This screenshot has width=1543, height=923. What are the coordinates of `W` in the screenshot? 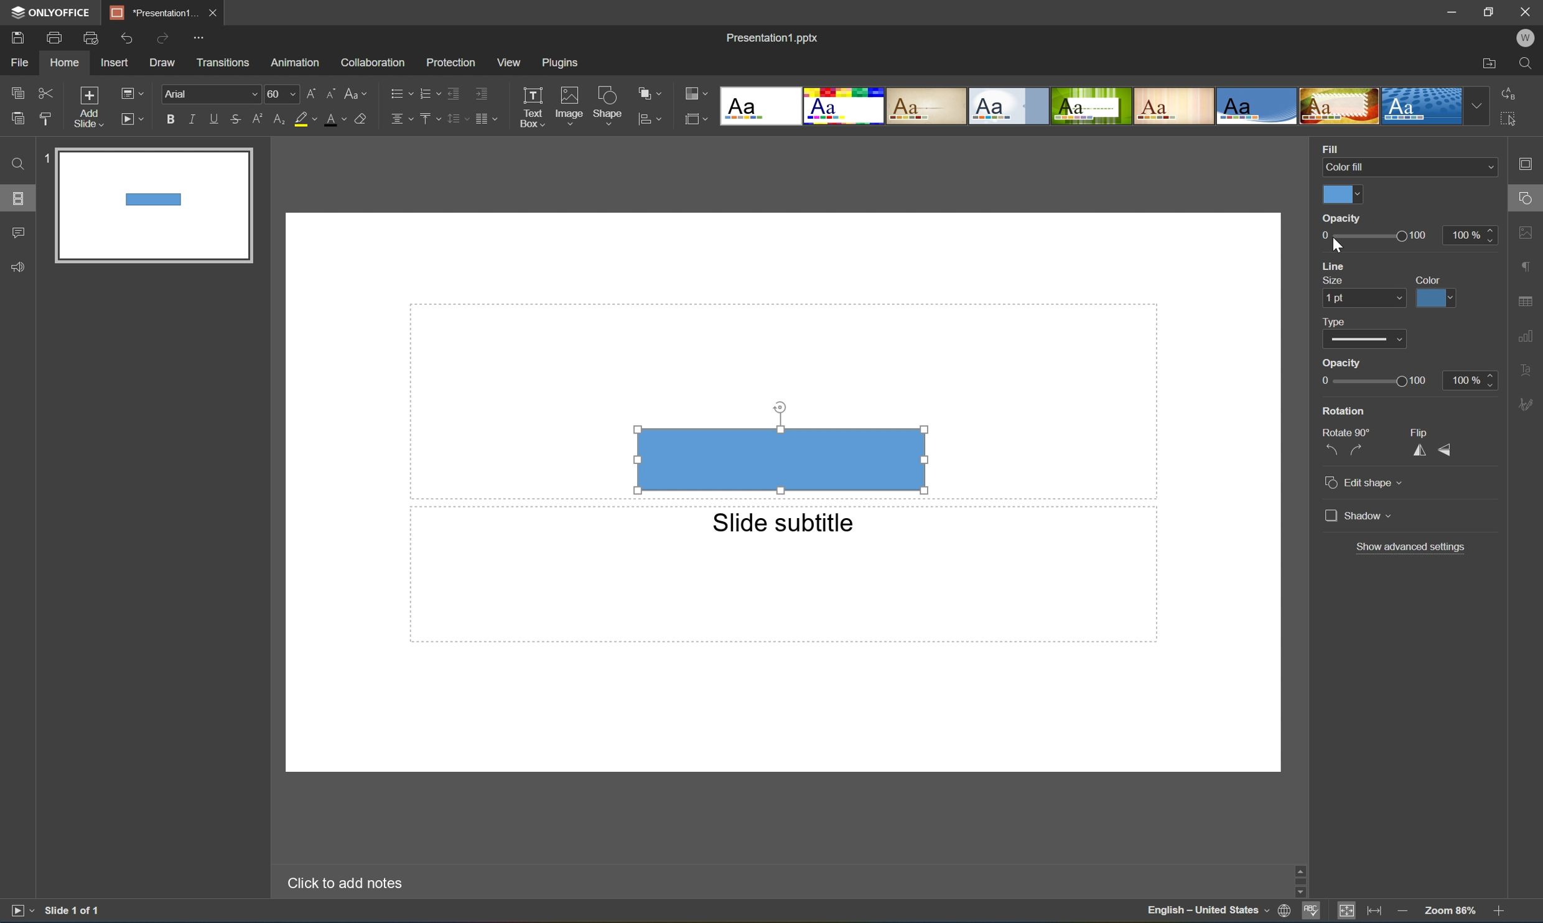 It's located at (1526, 35).